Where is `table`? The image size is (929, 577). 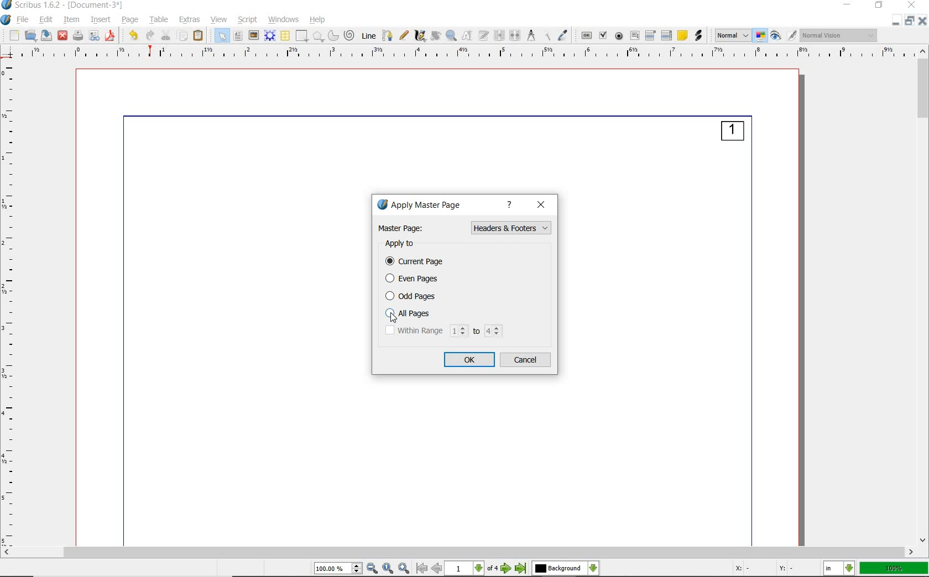 table is located at coordinates (159, 19).